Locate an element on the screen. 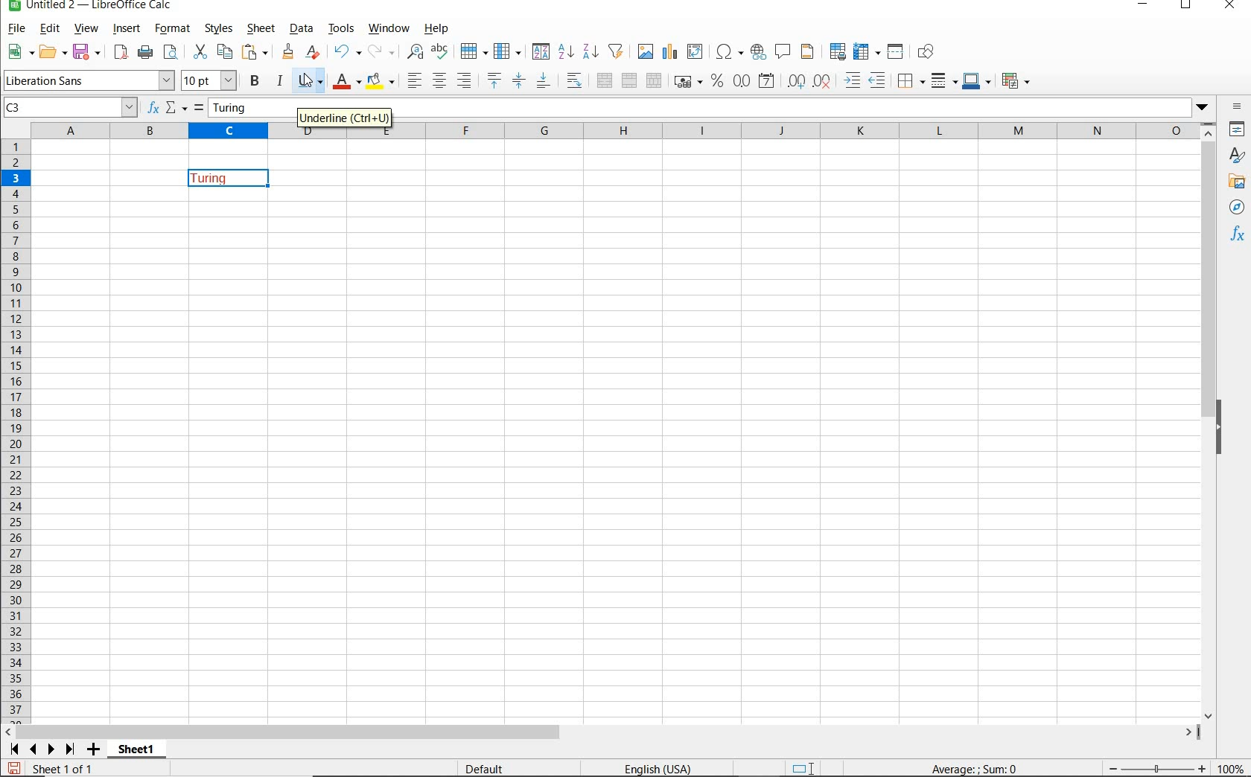 This screenshot has width=1251, height=777. DECREASE INDENT is located at coordinates (878, 81).